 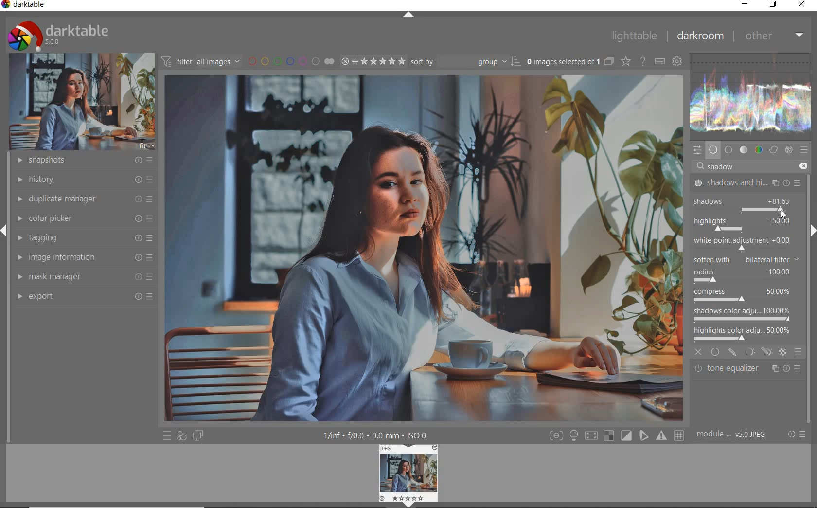 I want to click on shadows, so click(x=725, y=199).